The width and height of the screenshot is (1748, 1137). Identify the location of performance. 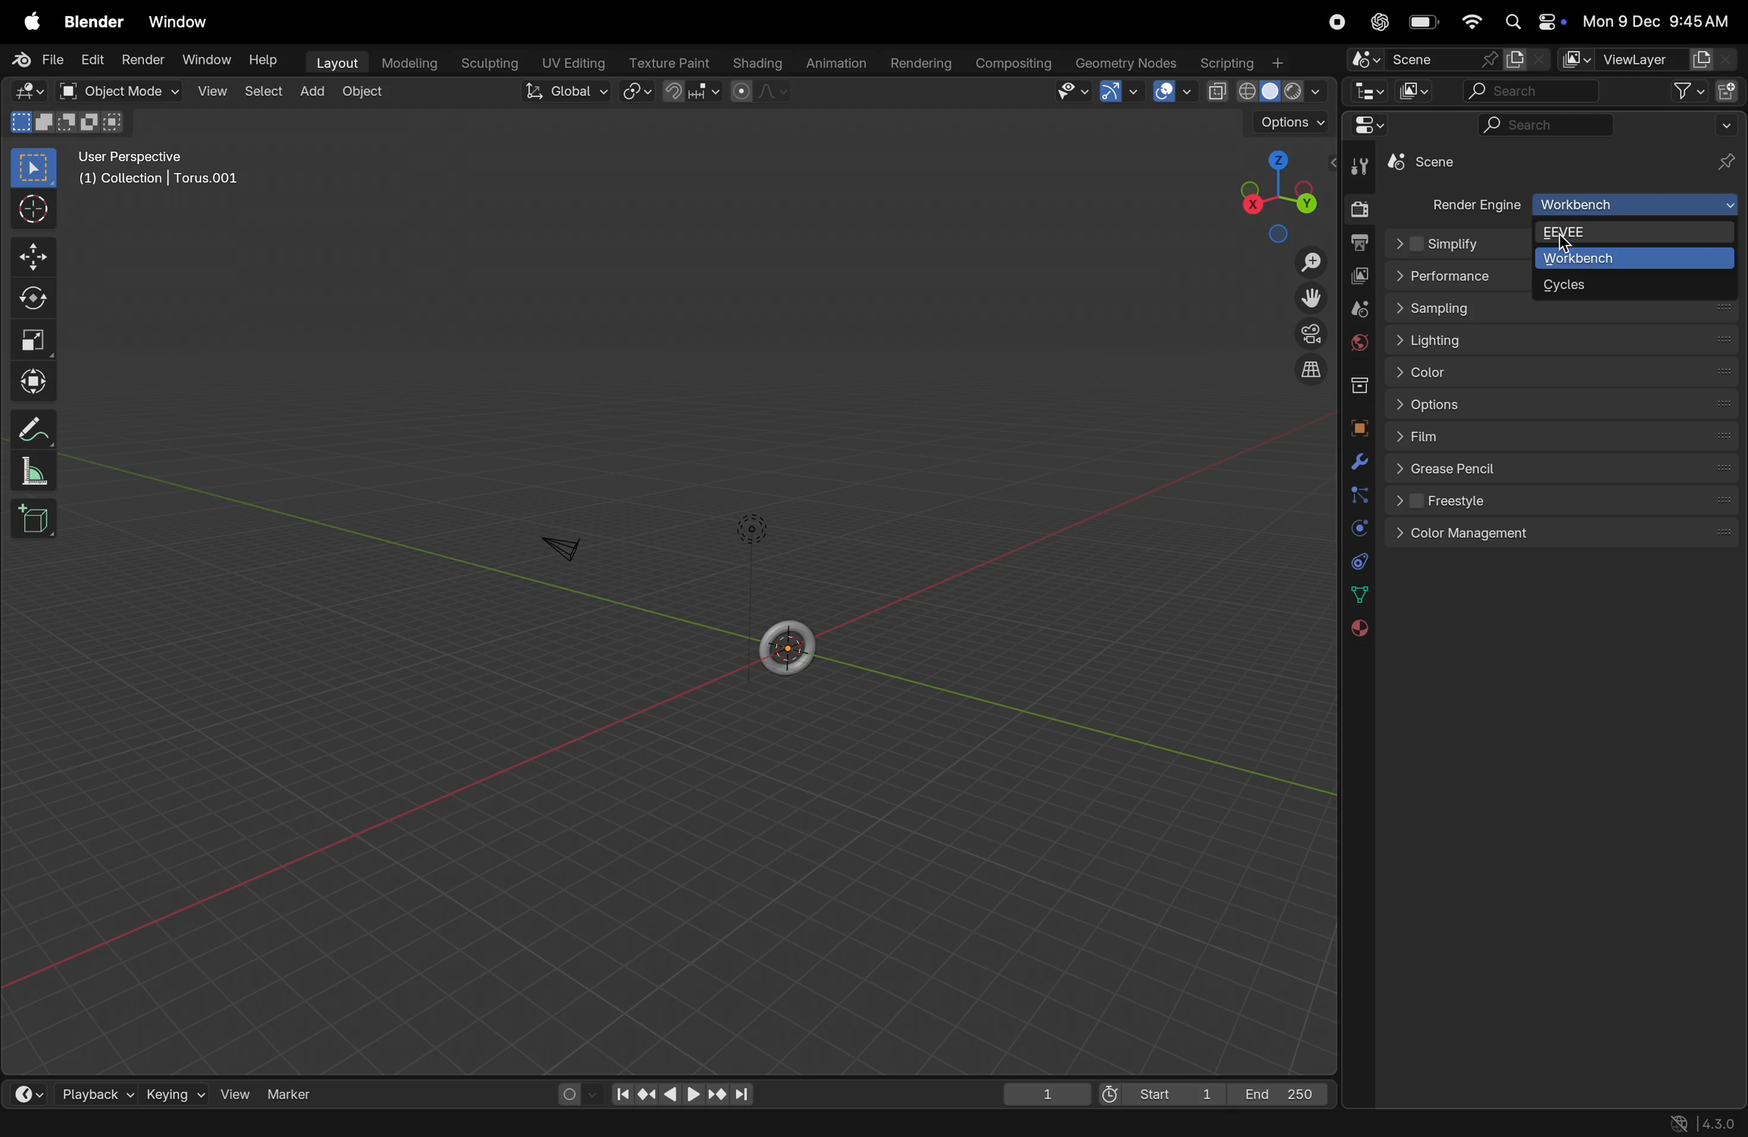
(1450, 276).